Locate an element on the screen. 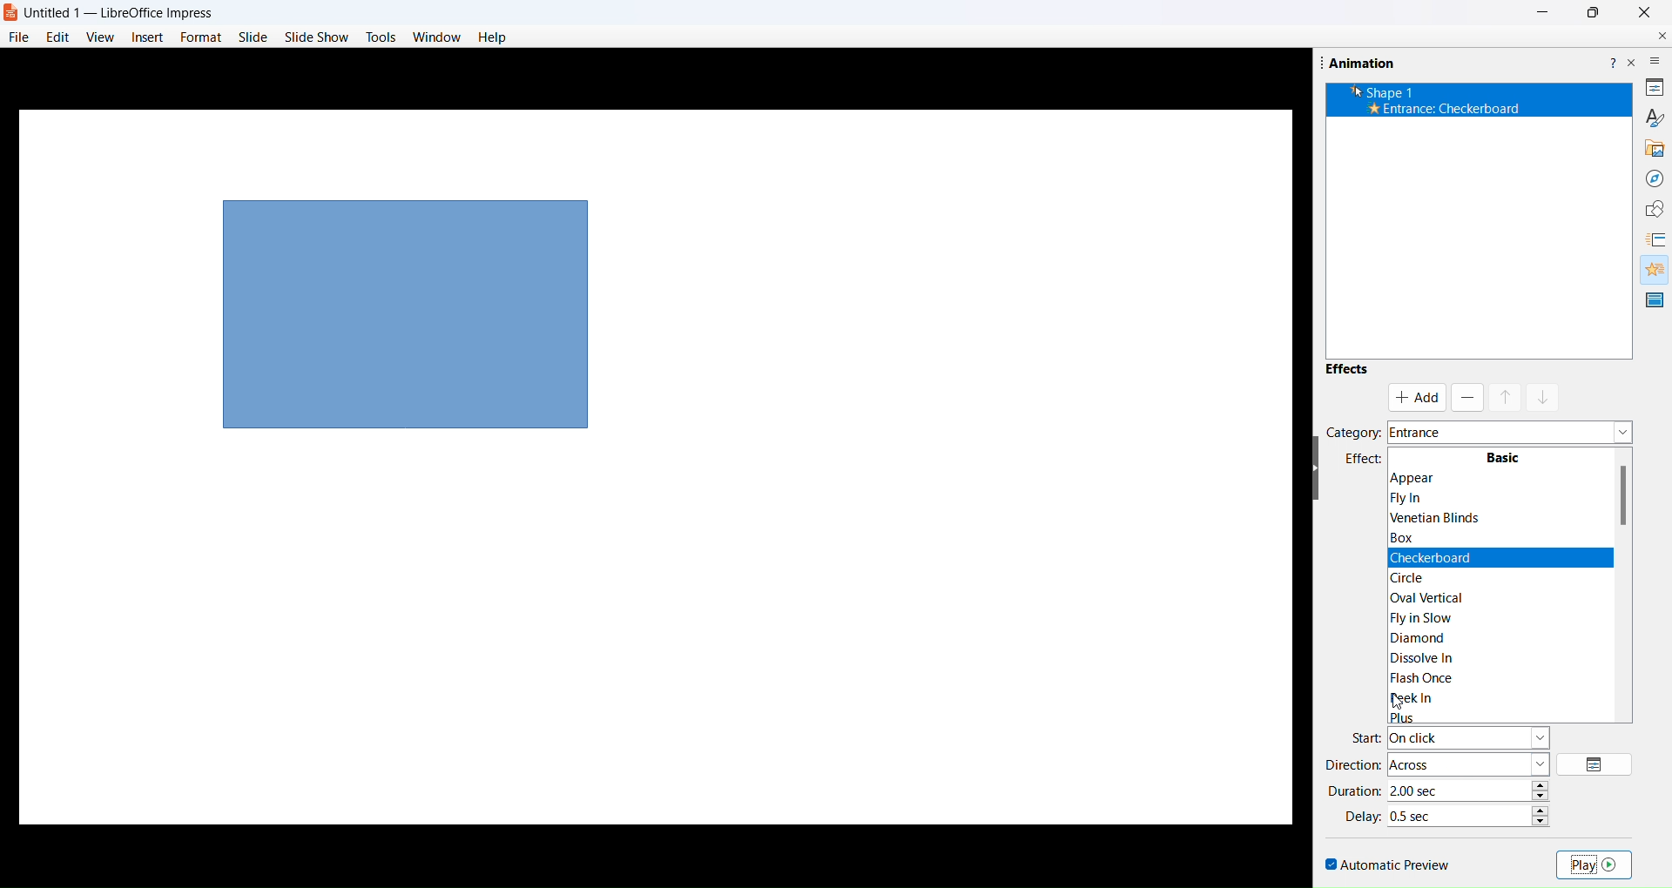 This screenshot has width=1672, height=888. changed delay is located at coordinates (1427, 814).